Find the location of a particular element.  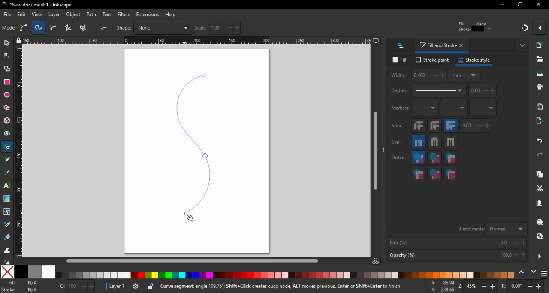

cursor coordinates is located at coordinates (441, 286).